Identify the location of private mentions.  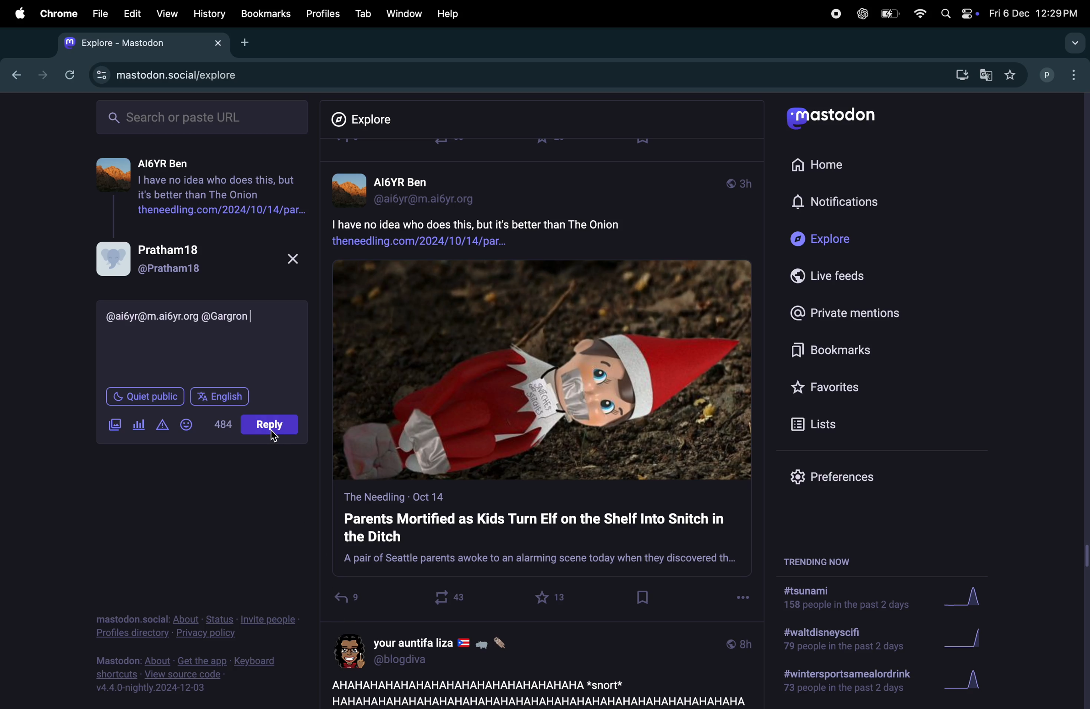
(844, 312).